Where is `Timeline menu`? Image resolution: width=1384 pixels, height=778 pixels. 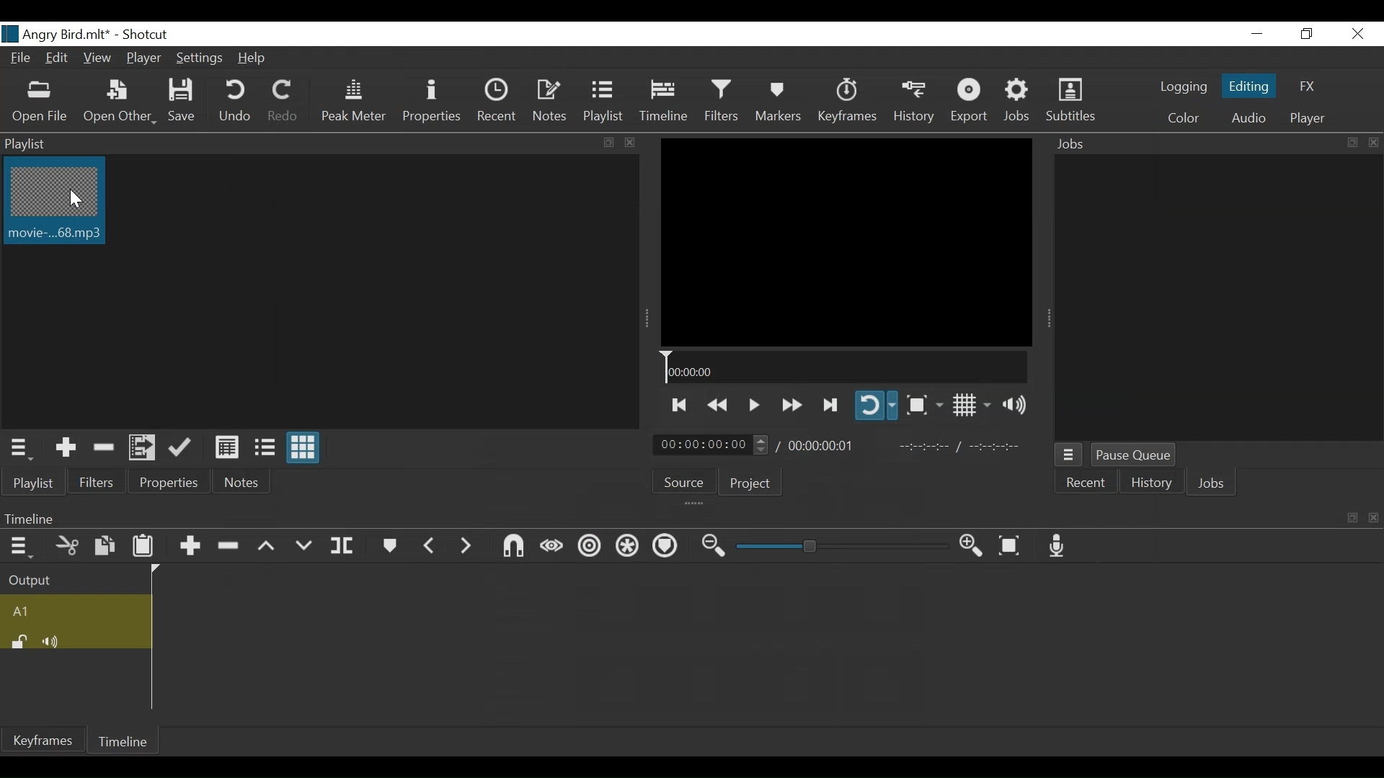 Timeline menu is located at coordinates (670, 519).